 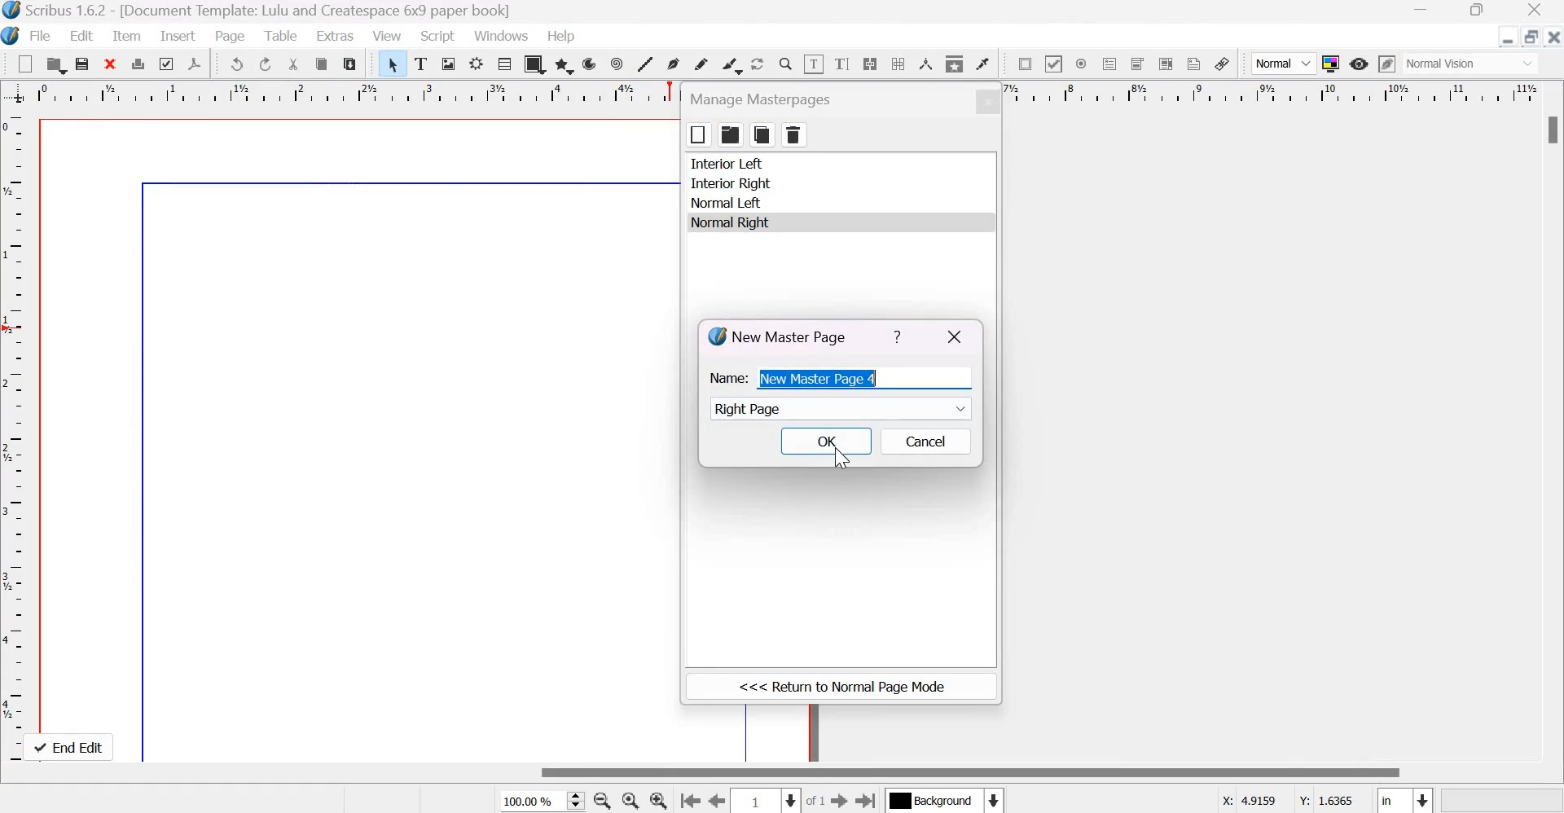 What do you see at coordinates (841, 408) in the screenshot?
I see `Right page` at bounding box center [841, 408].